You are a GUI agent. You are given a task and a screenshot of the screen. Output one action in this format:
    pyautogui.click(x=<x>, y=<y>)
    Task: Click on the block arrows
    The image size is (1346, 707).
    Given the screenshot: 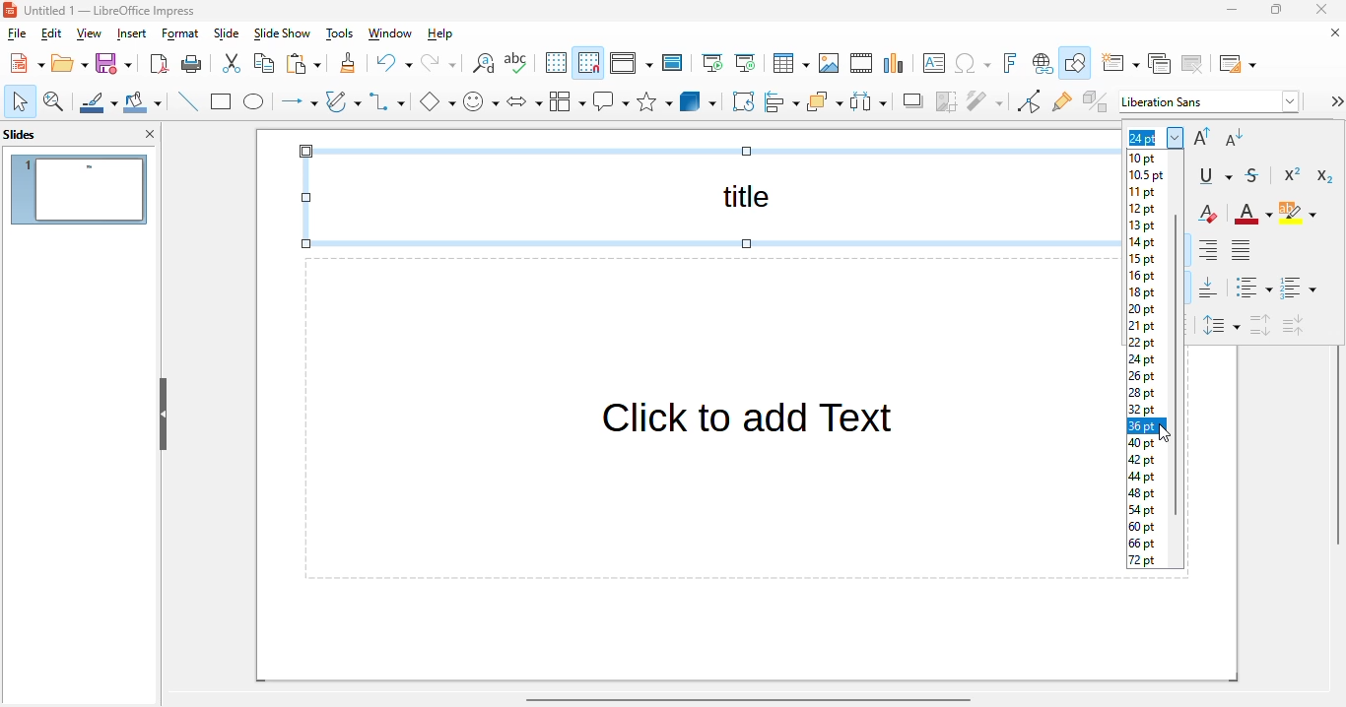 What is the action you would take?
    pyautogui.click(x=524, y=102)
    